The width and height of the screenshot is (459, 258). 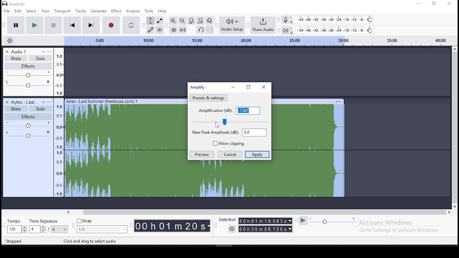 What do you see at coordinates (34, 25) in the screenshot?
I see `play` at bounding box center [34, 25].